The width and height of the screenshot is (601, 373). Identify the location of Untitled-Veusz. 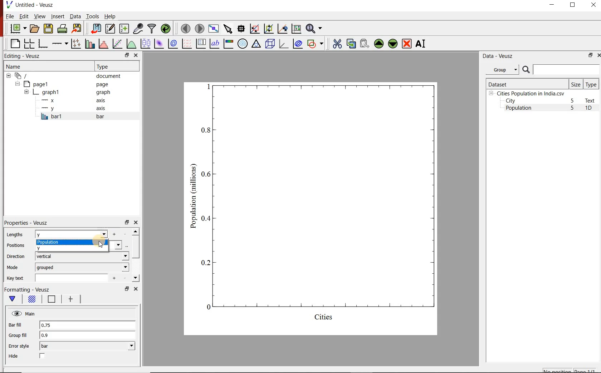
(30, 5).